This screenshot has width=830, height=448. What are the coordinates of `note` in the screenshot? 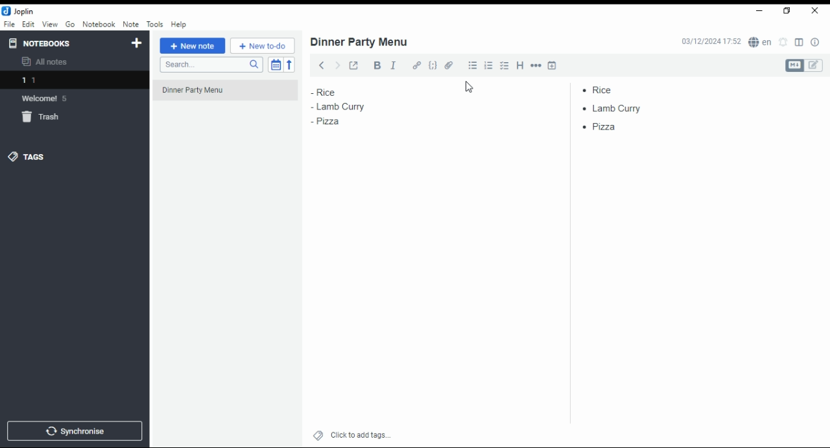 It's located at (130, 25).